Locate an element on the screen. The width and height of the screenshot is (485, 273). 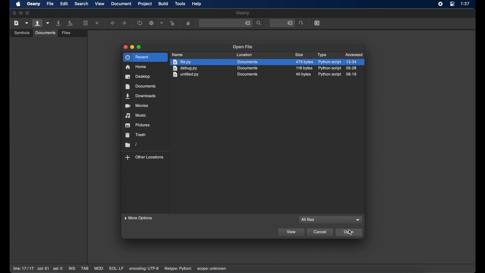
create file from template is located at coordinates (27, 23).